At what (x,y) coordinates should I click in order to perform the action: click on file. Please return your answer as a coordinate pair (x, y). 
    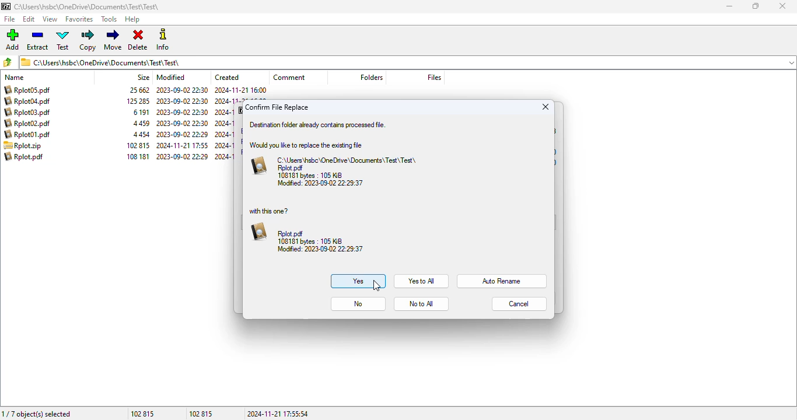
    Looking at the image, I should click on (10, 19).